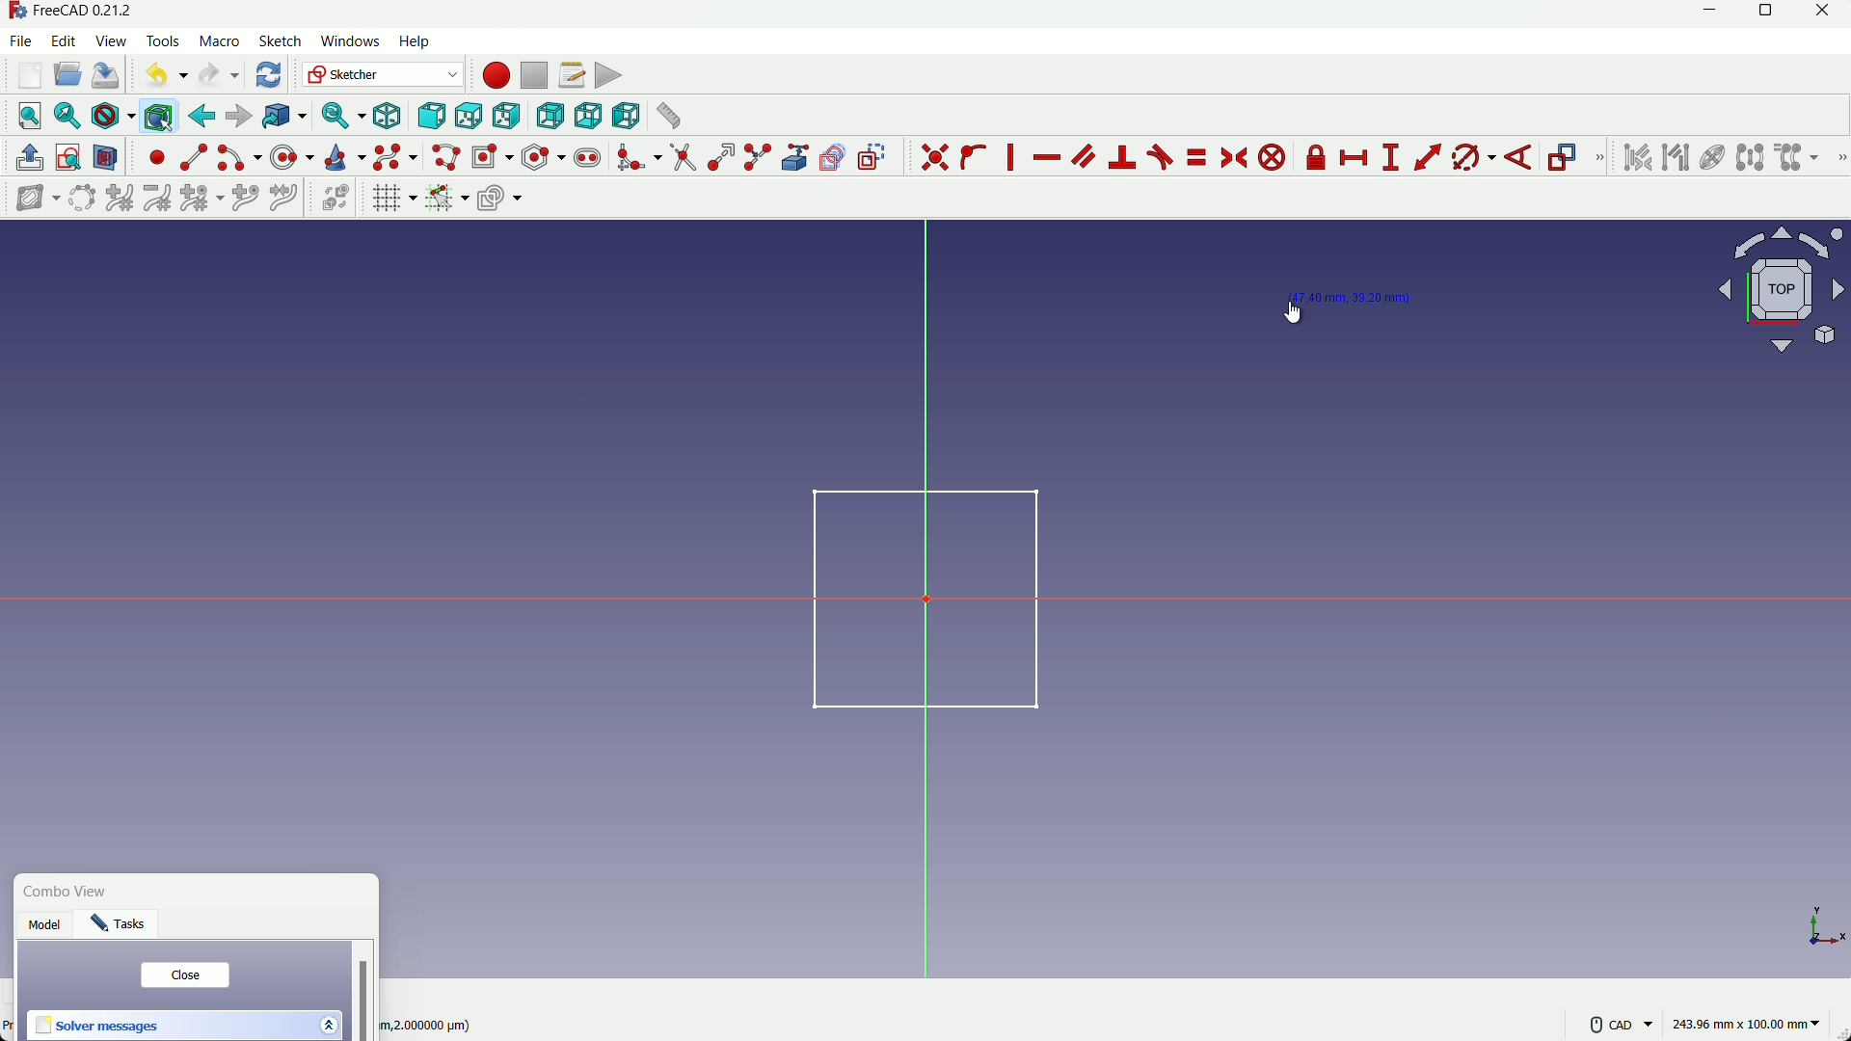 The width and height of the screenshot is (1851, 1041). What do you see at coordinates (608, 75) in the screenshot?
I see `execute macros` at bounding box center [608, 75].